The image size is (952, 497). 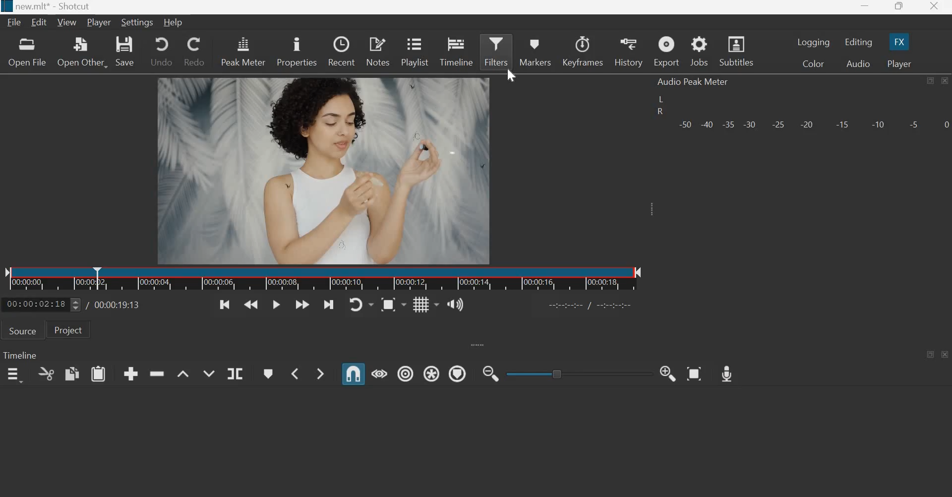 I want to click on Ripple all tracks, so click(x=431, y=373).